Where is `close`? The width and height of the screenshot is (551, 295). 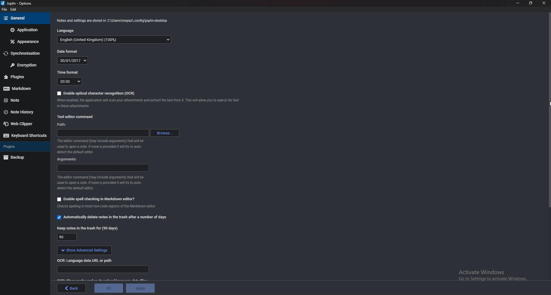 close is located at coordinates (543, 3).